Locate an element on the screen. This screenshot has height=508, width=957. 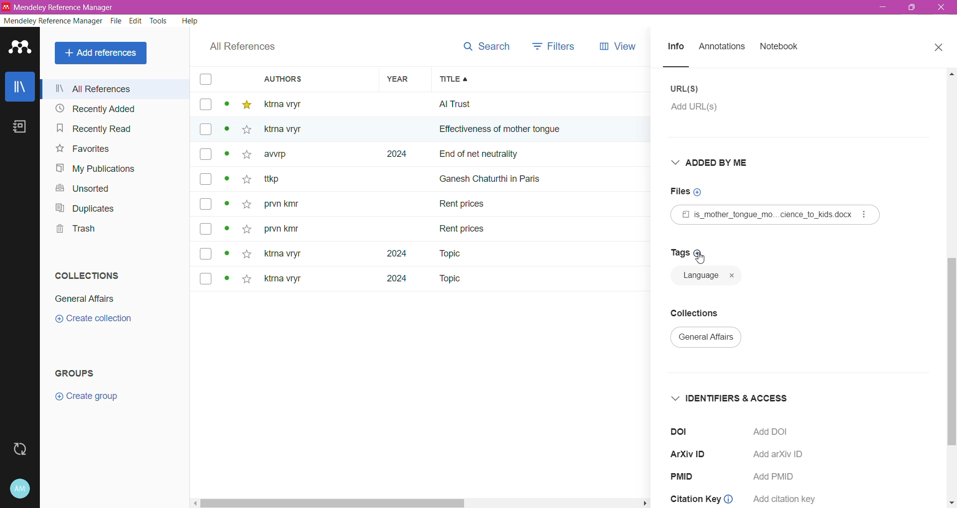
Library is located at coordinates (19, 86).